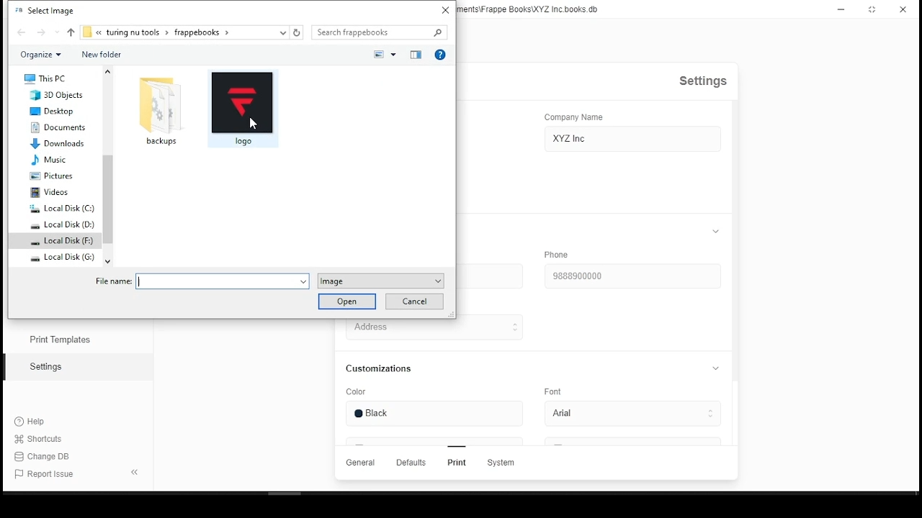 Image resolution: width=922 pixels, height=518 pixels. I want to click on mouse pointer, so click(253, 123).